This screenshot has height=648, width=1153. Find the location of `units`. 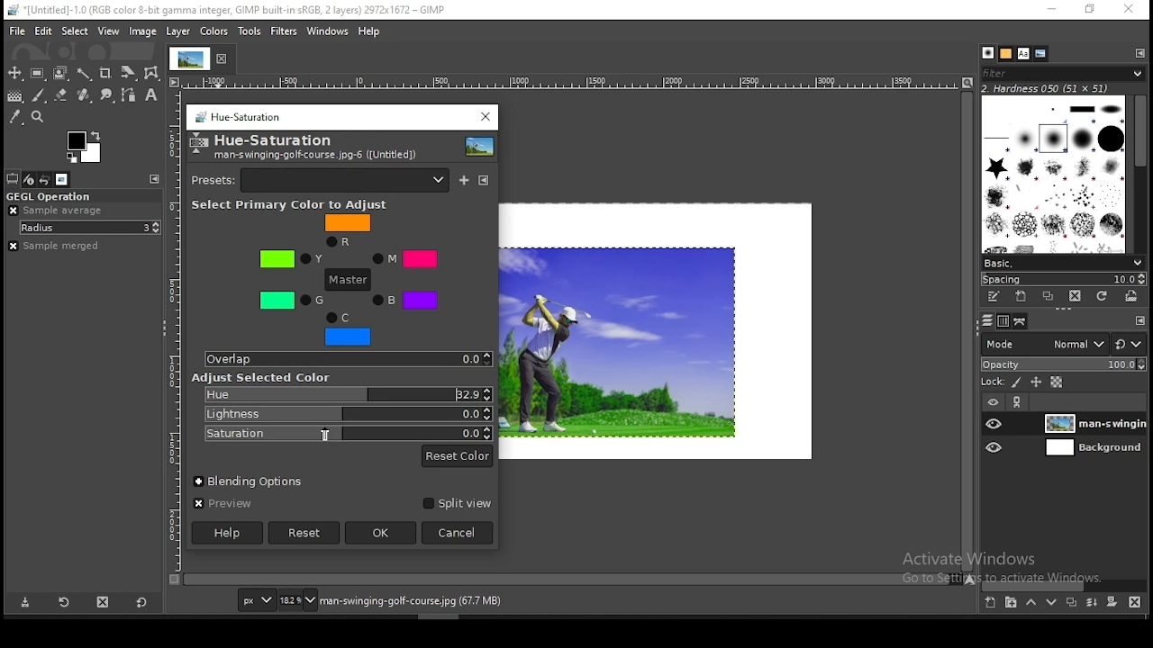

units is located at coordinates (259, 600).